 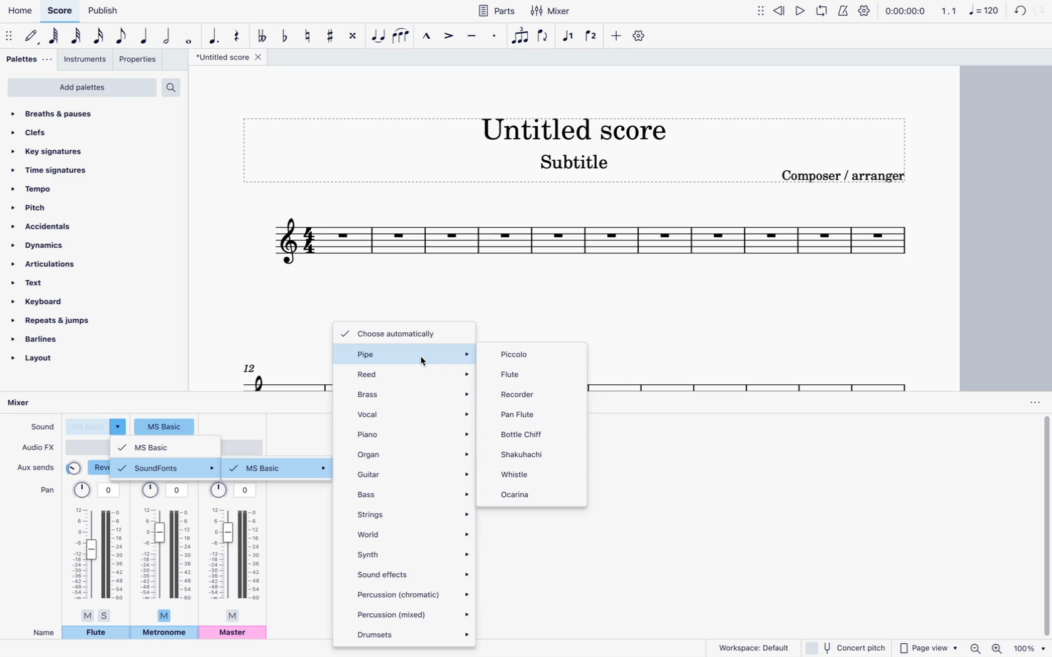 I want to click on zoom percentage, so click(x=1031, y=648).